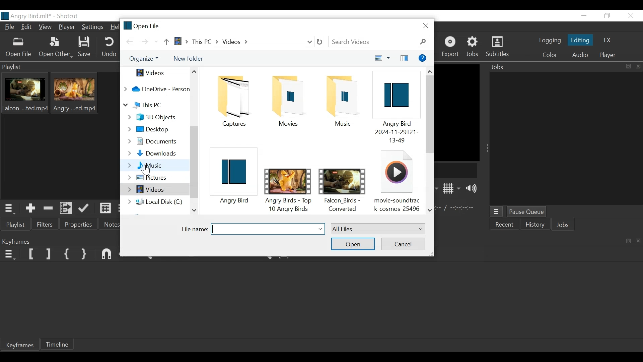  What do you see at coordinates (83, 254) in the screenshot?
I see `Set Second Simple Keyframe` at bounding box center [83, 254].